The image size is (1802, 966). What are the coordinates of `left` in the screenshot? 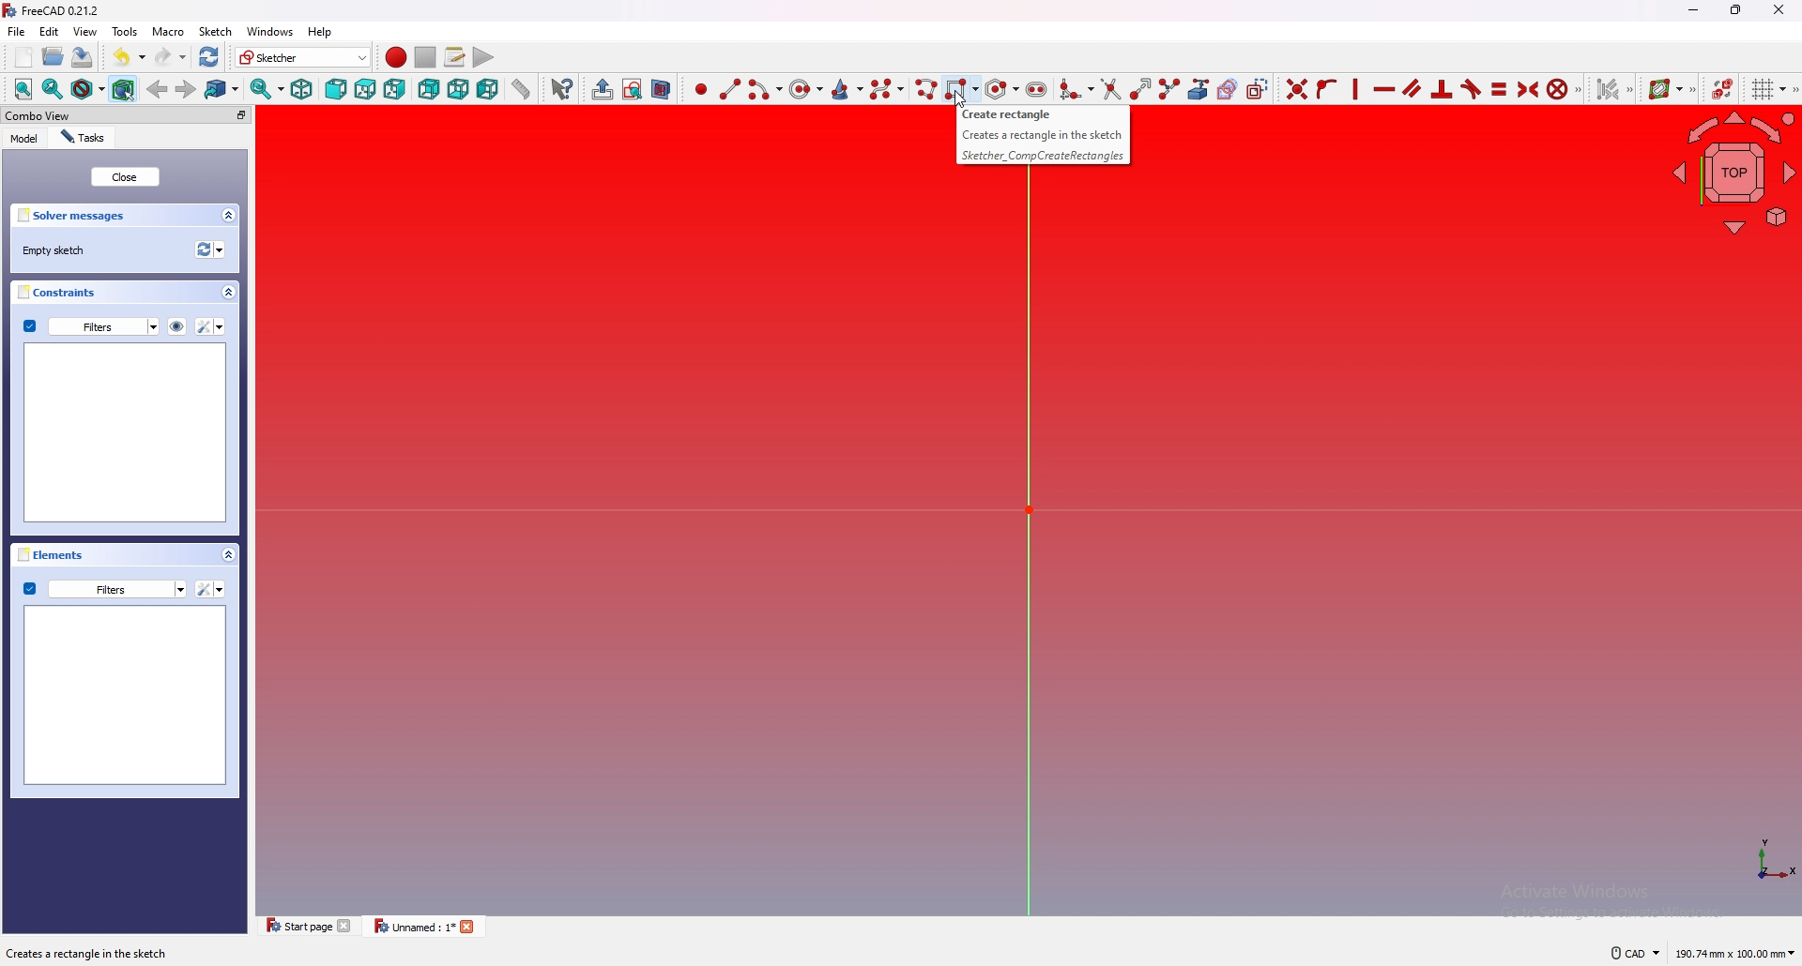 It's located at (488, 88).